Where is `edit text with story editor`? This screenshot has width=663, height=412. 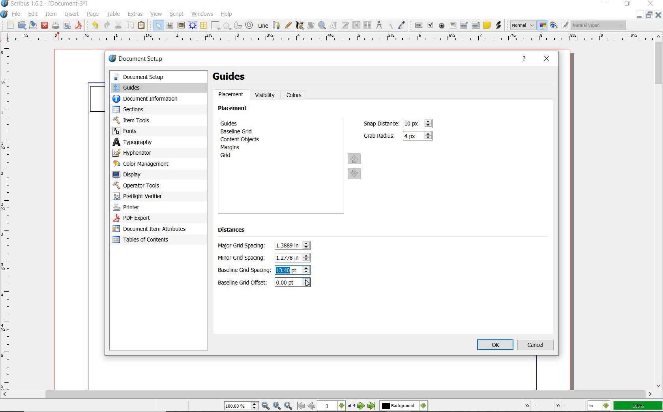
edit text with story editor is located at coordinates (345, 25).